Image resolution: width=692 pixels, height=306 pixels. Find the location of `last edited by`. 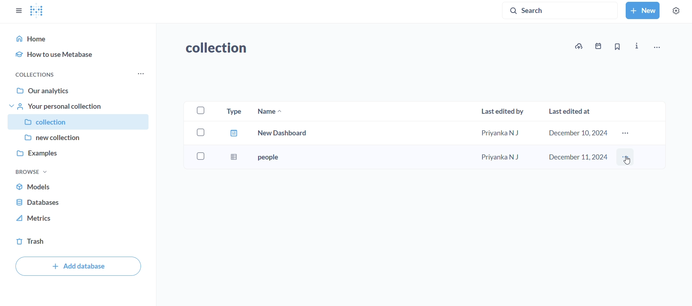

last edited by is located at coordinates (504, 112).